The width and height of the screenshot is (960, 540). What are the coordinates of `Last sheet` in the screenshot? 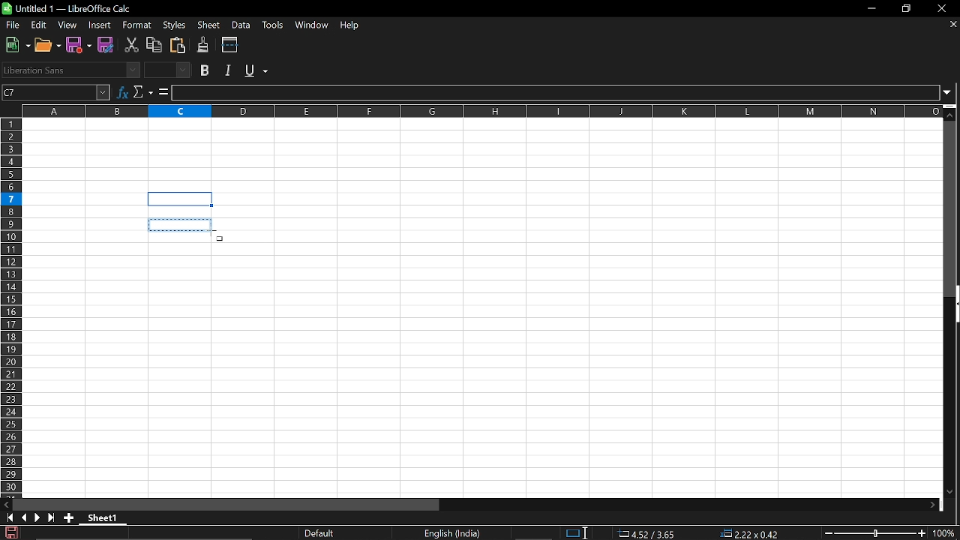 It's located at (52, 517).